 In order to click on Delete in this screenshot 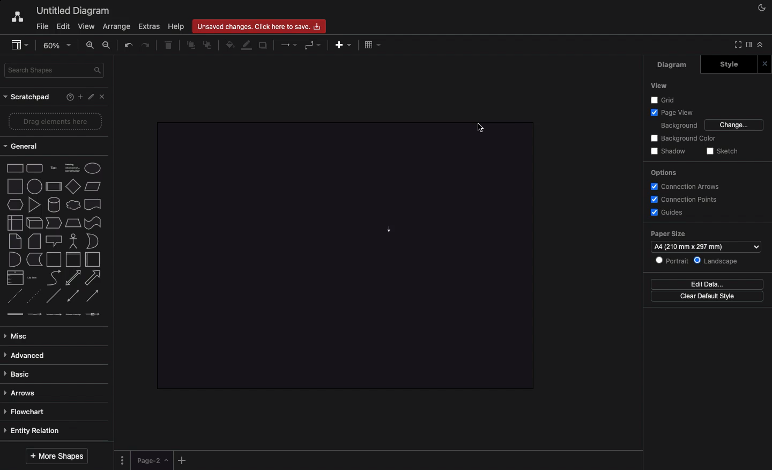, I will do `click(169, 46)`.